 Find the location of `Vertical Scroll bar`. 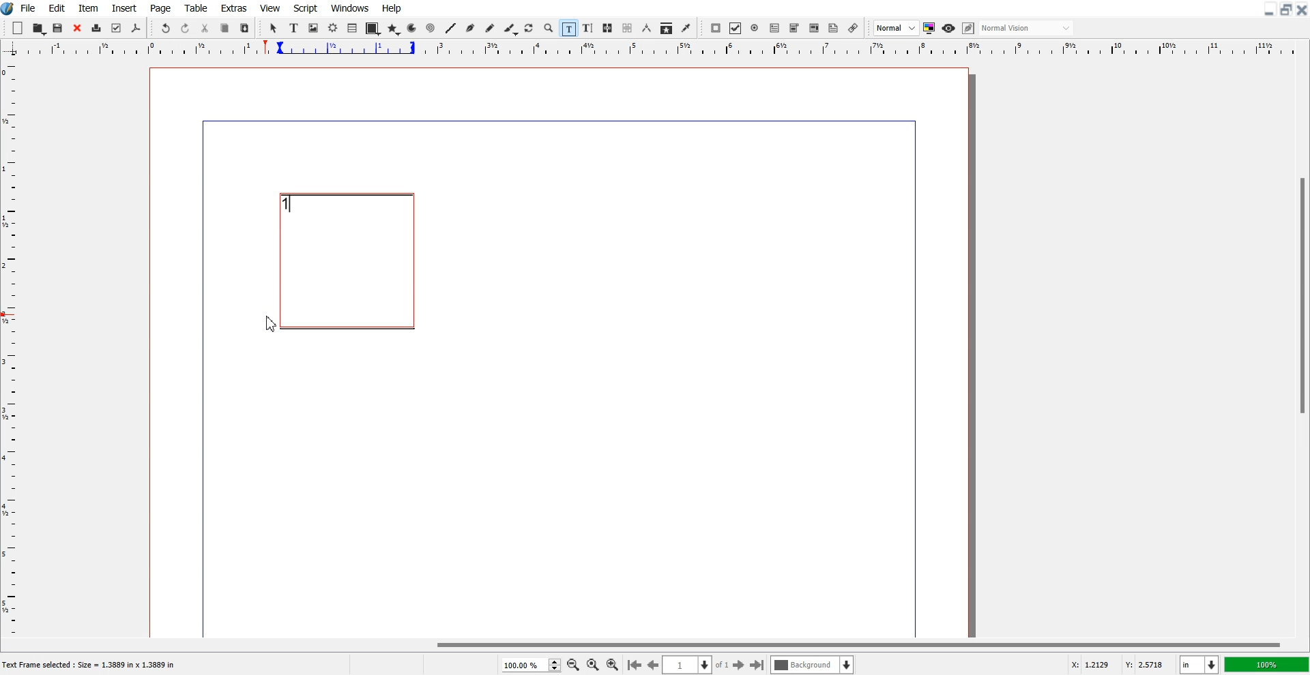

Vertical Scroll bar is located at coordinates (1302, 348).